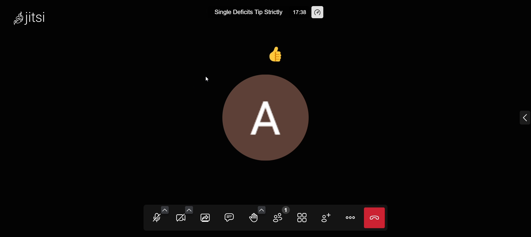  I want to click on tile view, so click(303, 218).